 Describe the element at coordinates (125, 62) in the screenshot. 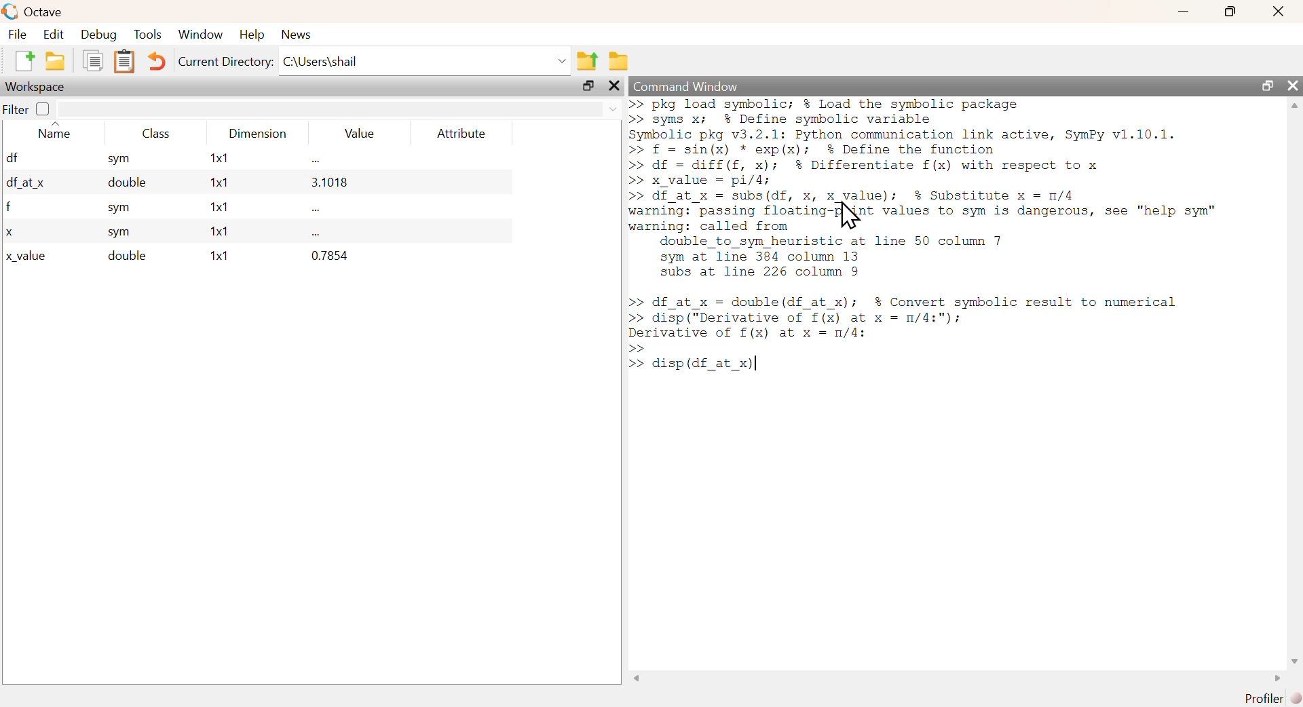

I see `Paste` at that location.